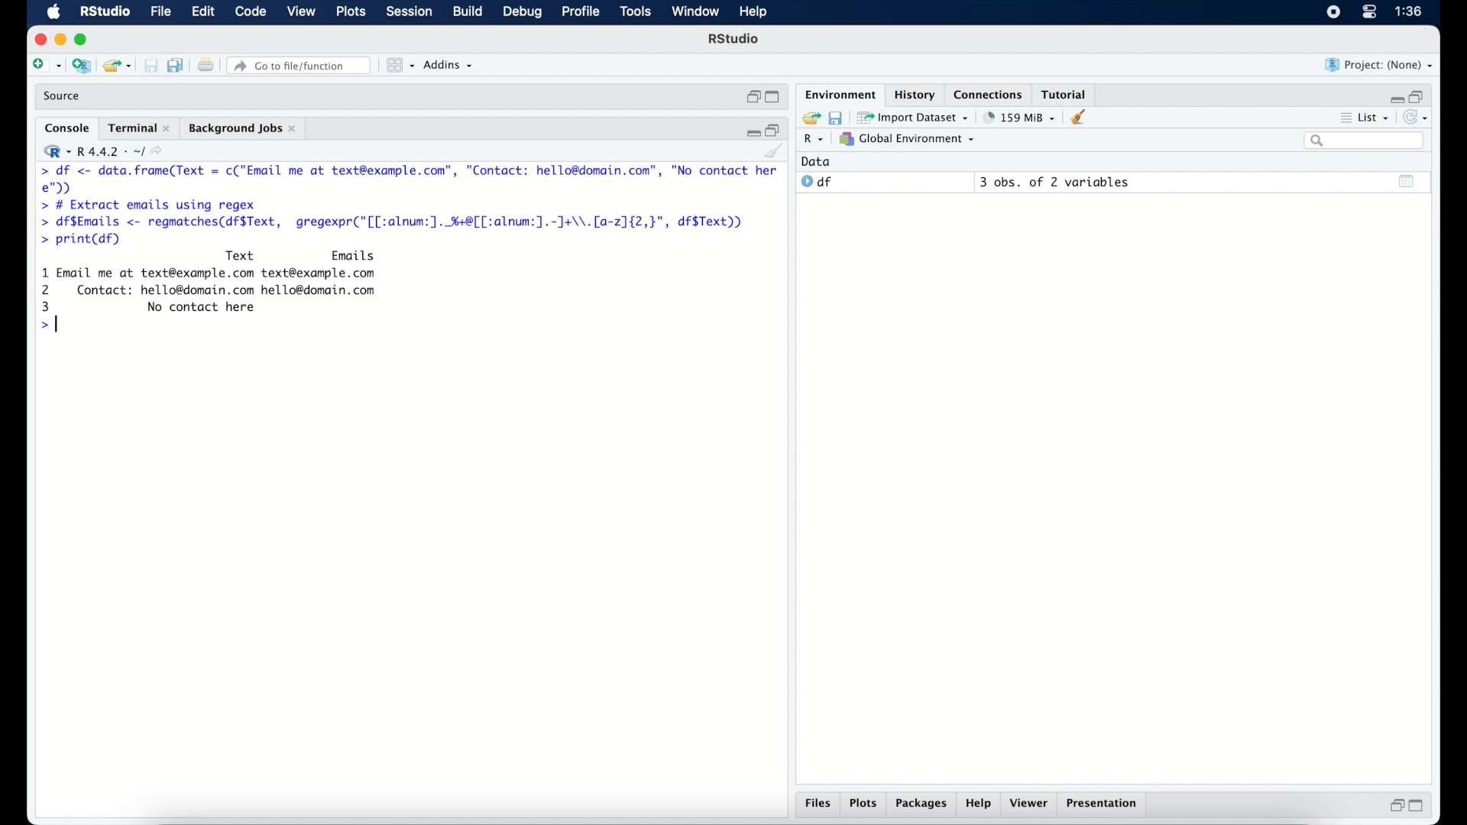 The image size is (1467, 825). What do you see at coordinates (409, 12) in the screenshot?
I see `session` at bounding box center [409, 12].